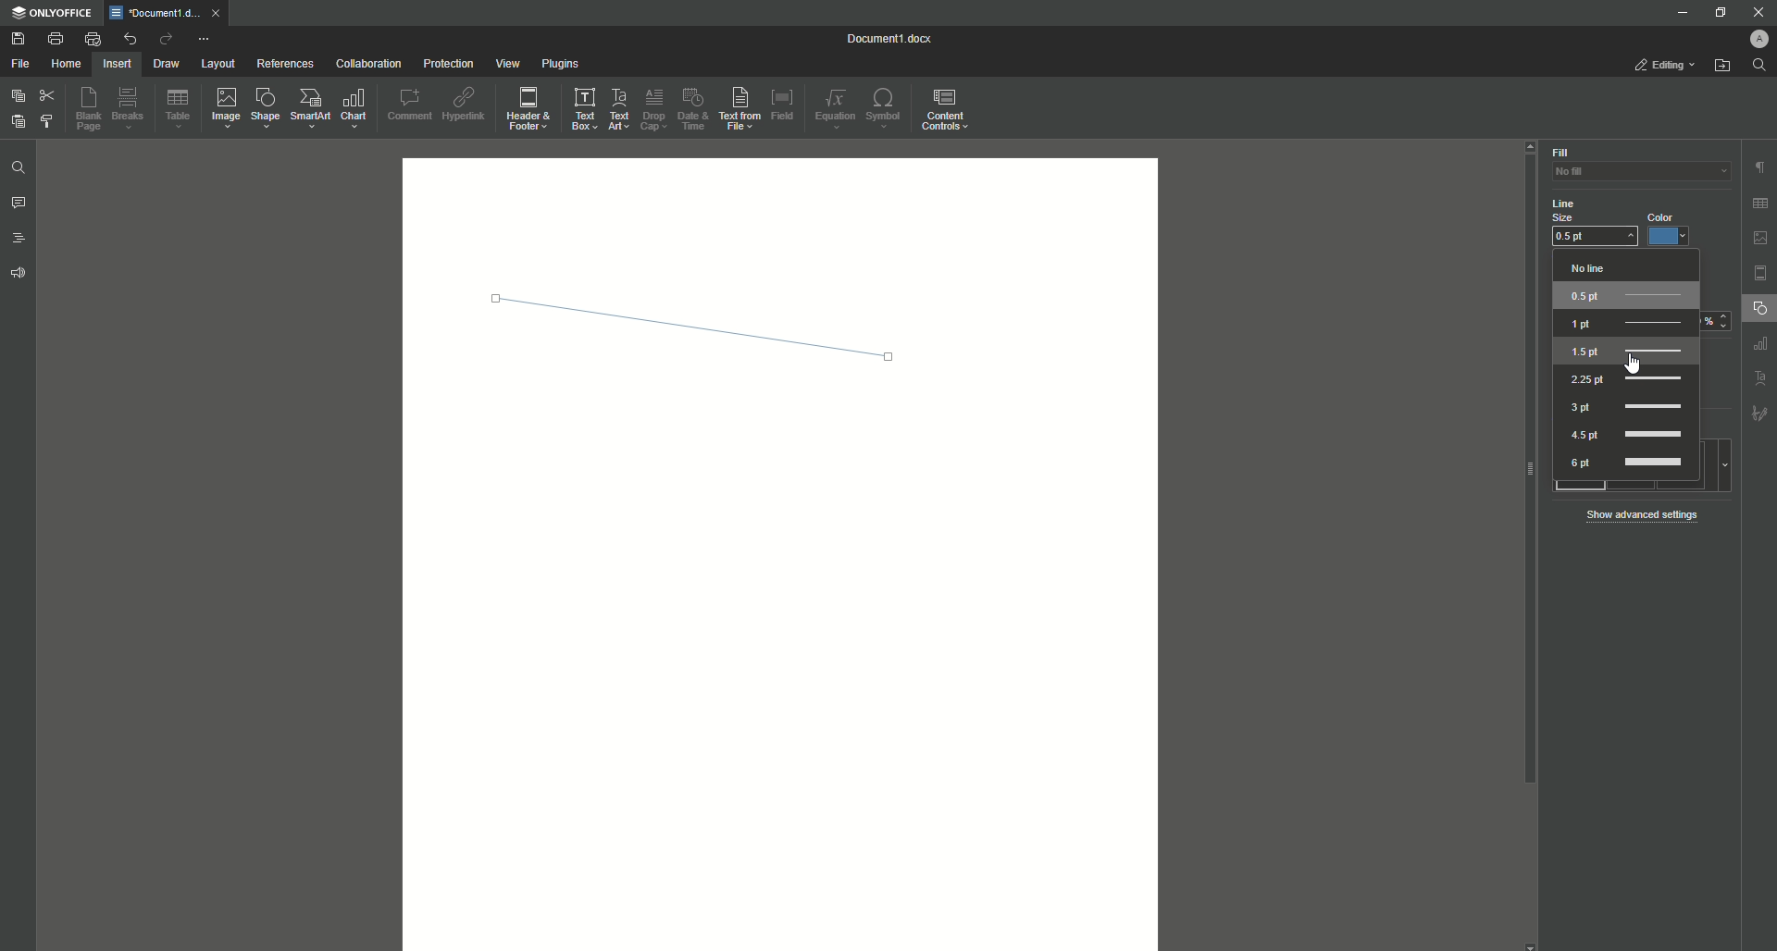 The height and width of the screenshot is (951, 1777). What do you see at coordinates (166, 65) in the screenshot?
I see `Draw` at bounding box center [166, 65].